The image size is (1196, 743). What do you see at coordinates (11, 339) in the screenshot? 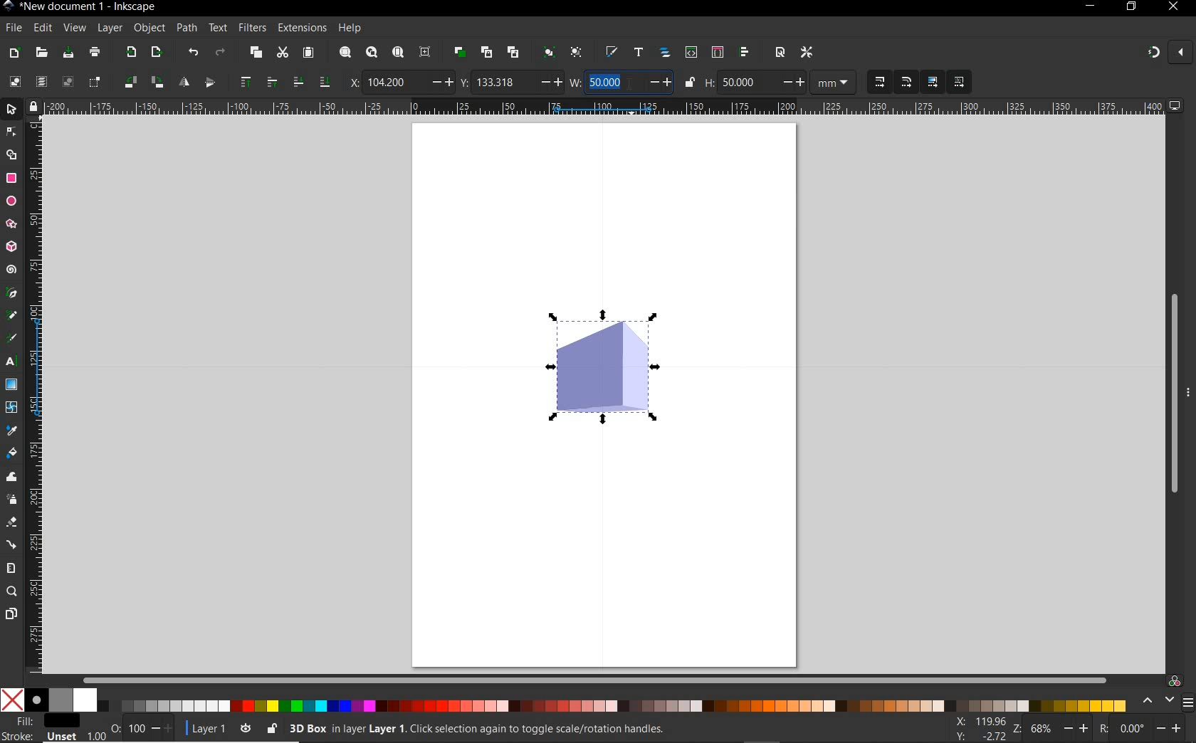
I see `calligraphy tool` at bounding box center [11, 339].